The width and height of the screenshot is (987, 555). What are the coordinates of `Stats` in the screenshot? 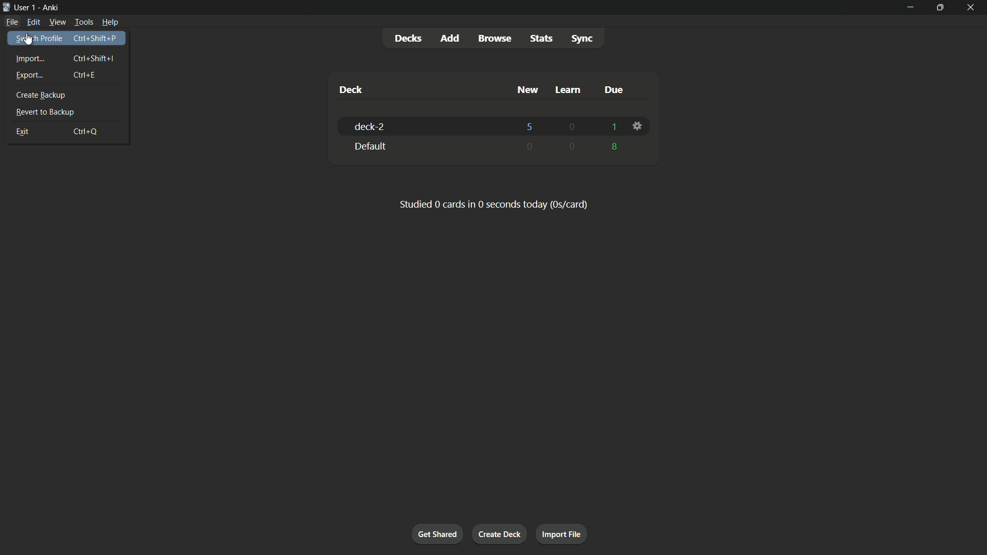 It's located at (541, 38).